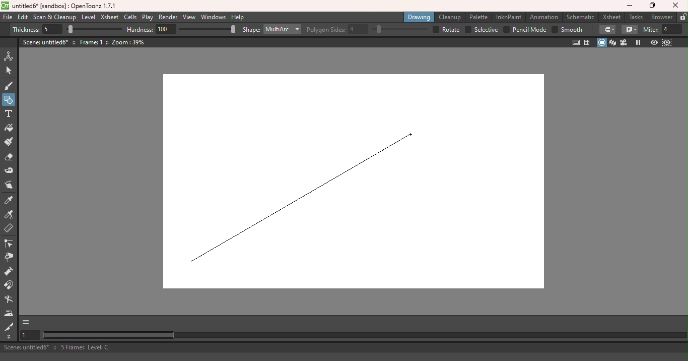  Describe the element at coordinates (419, 17) in the screenshot. I see `Drawing` at that location.